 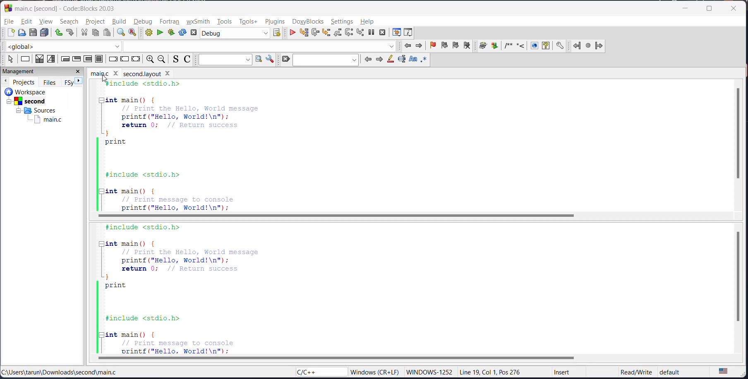 What do you see at coordinates (226, 21) in the screenshot?
I see `tools` at bounding box center [226, 21].